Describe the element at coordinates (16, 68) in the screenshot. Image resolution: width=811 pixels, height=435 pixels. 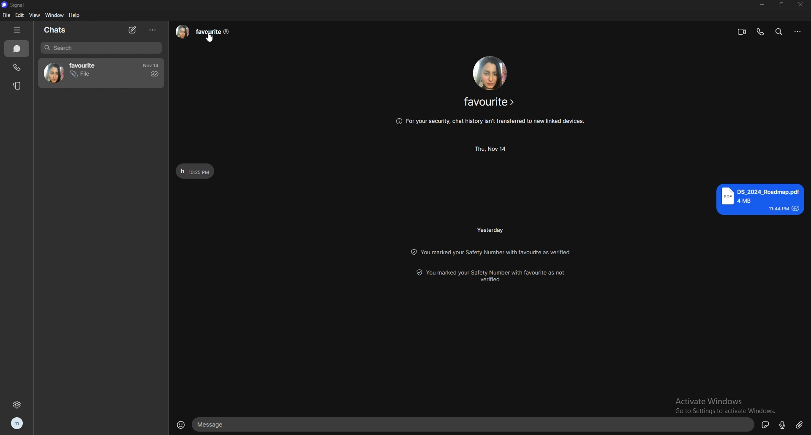
I see `calls` at that location.